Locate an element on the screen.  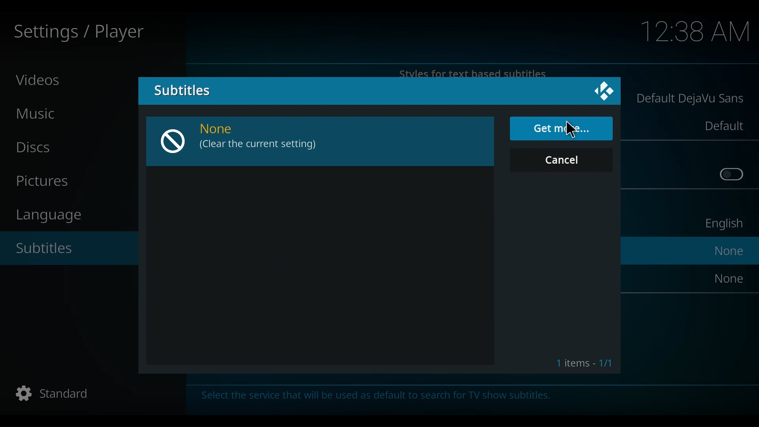
Subtitles is located at coordinates (51, 249).